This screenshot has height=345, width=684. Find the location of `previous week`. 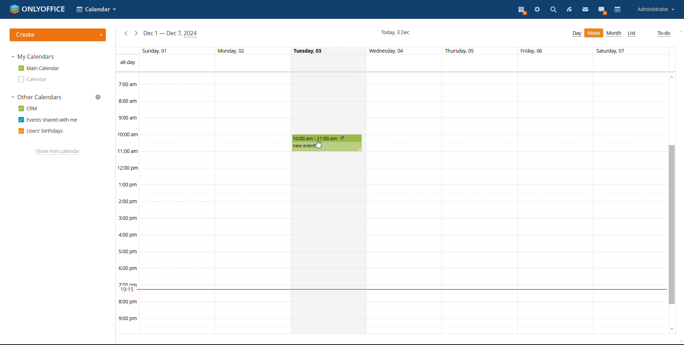

previous week is located at coordinates (126, 34).